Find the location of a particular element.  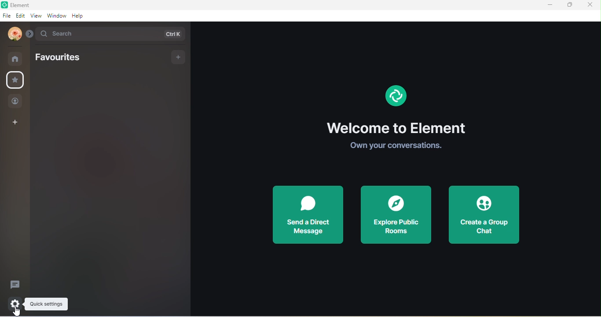

quick settings is located at coordinates (12, 303).